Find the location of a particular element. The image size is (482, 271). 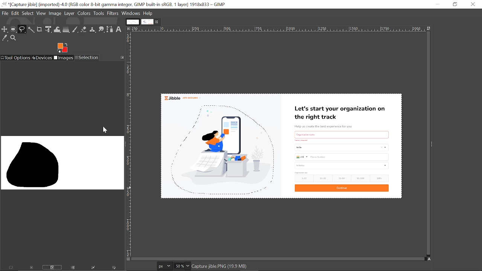

Foreground tool is located at coordinates (63, 47).